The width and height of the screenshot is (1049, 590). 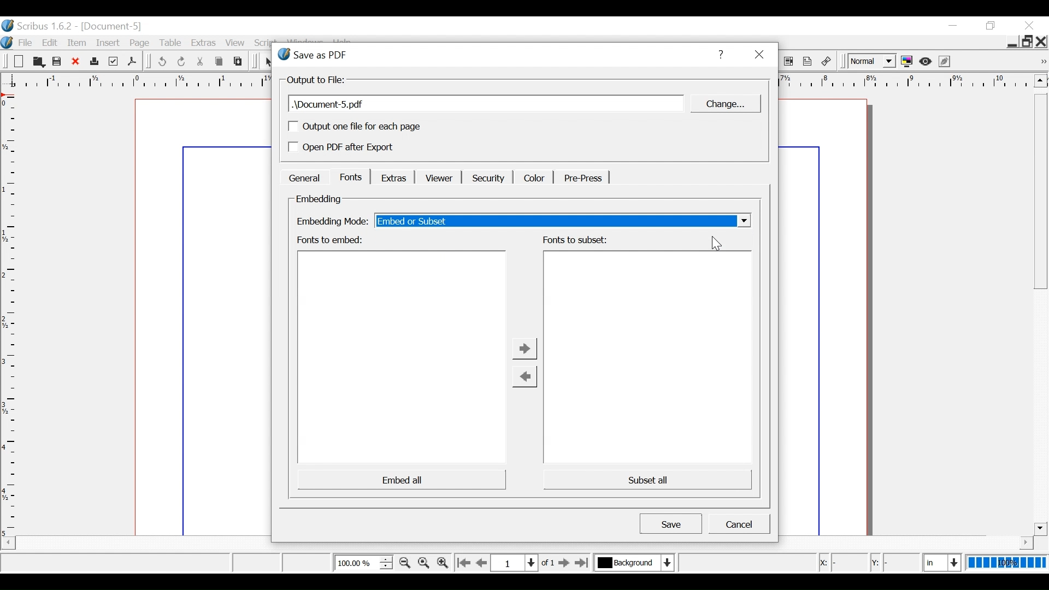 What do you see at coordinates (25, 43) in the screenshot?
I see `File` at bounding box center [25, 43].